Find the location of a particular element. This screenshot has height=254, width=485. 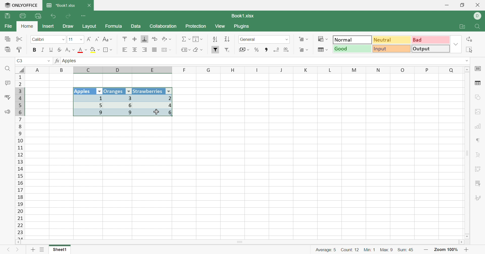

*Book1.xlsx is located at coordinates (61, 6).